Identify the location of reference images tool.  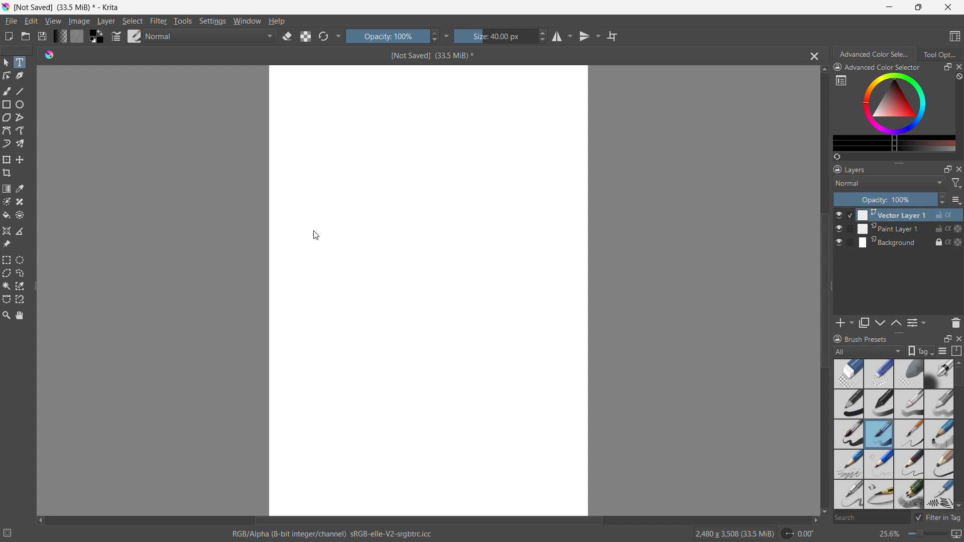
(7, 244).